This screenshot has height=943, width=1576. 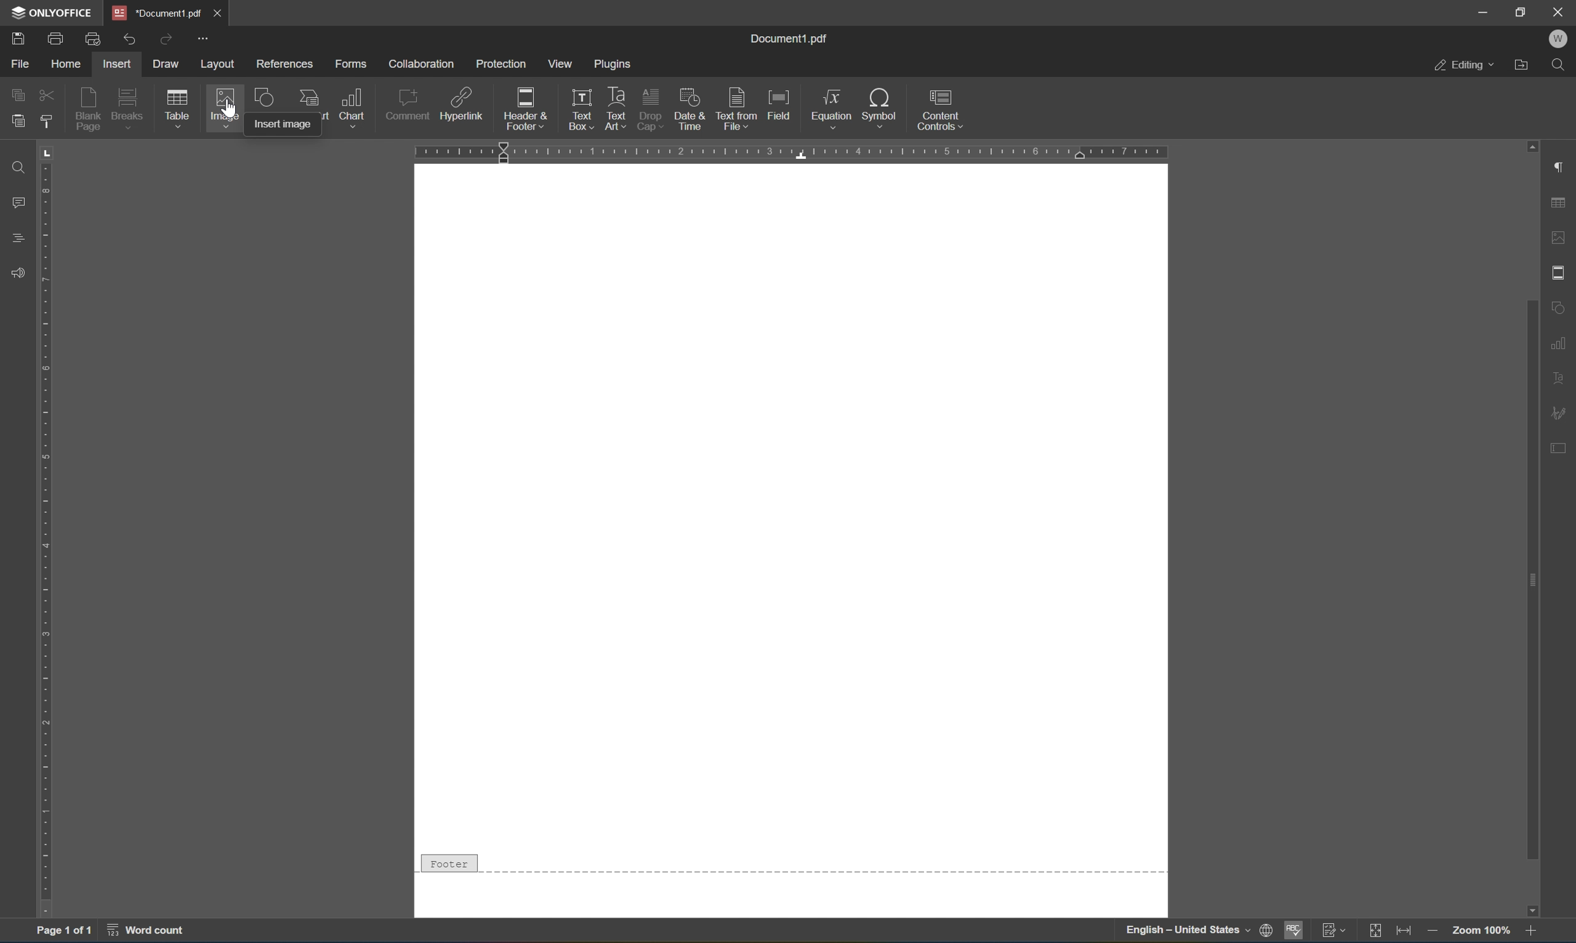 What do you see at coordinates (880, 106) in the screenshot?
I see `symbol` at bounding box center [880, 106].